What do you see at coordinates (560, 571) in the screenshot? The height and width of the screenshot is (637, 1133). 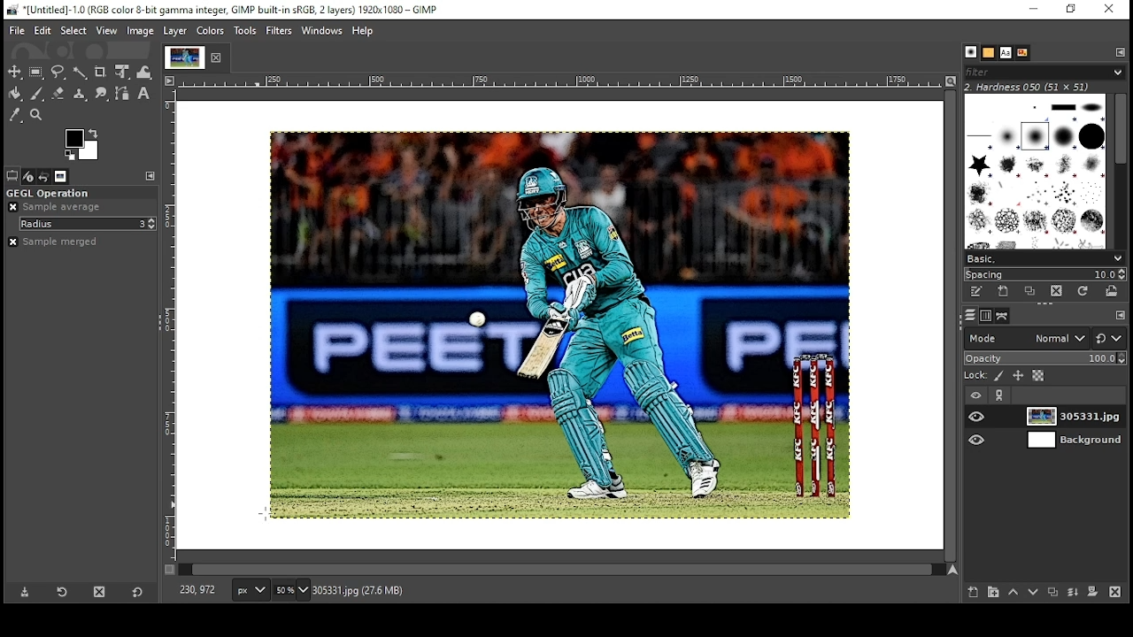 I see `scroll bar` at bounding box center [560, 571].